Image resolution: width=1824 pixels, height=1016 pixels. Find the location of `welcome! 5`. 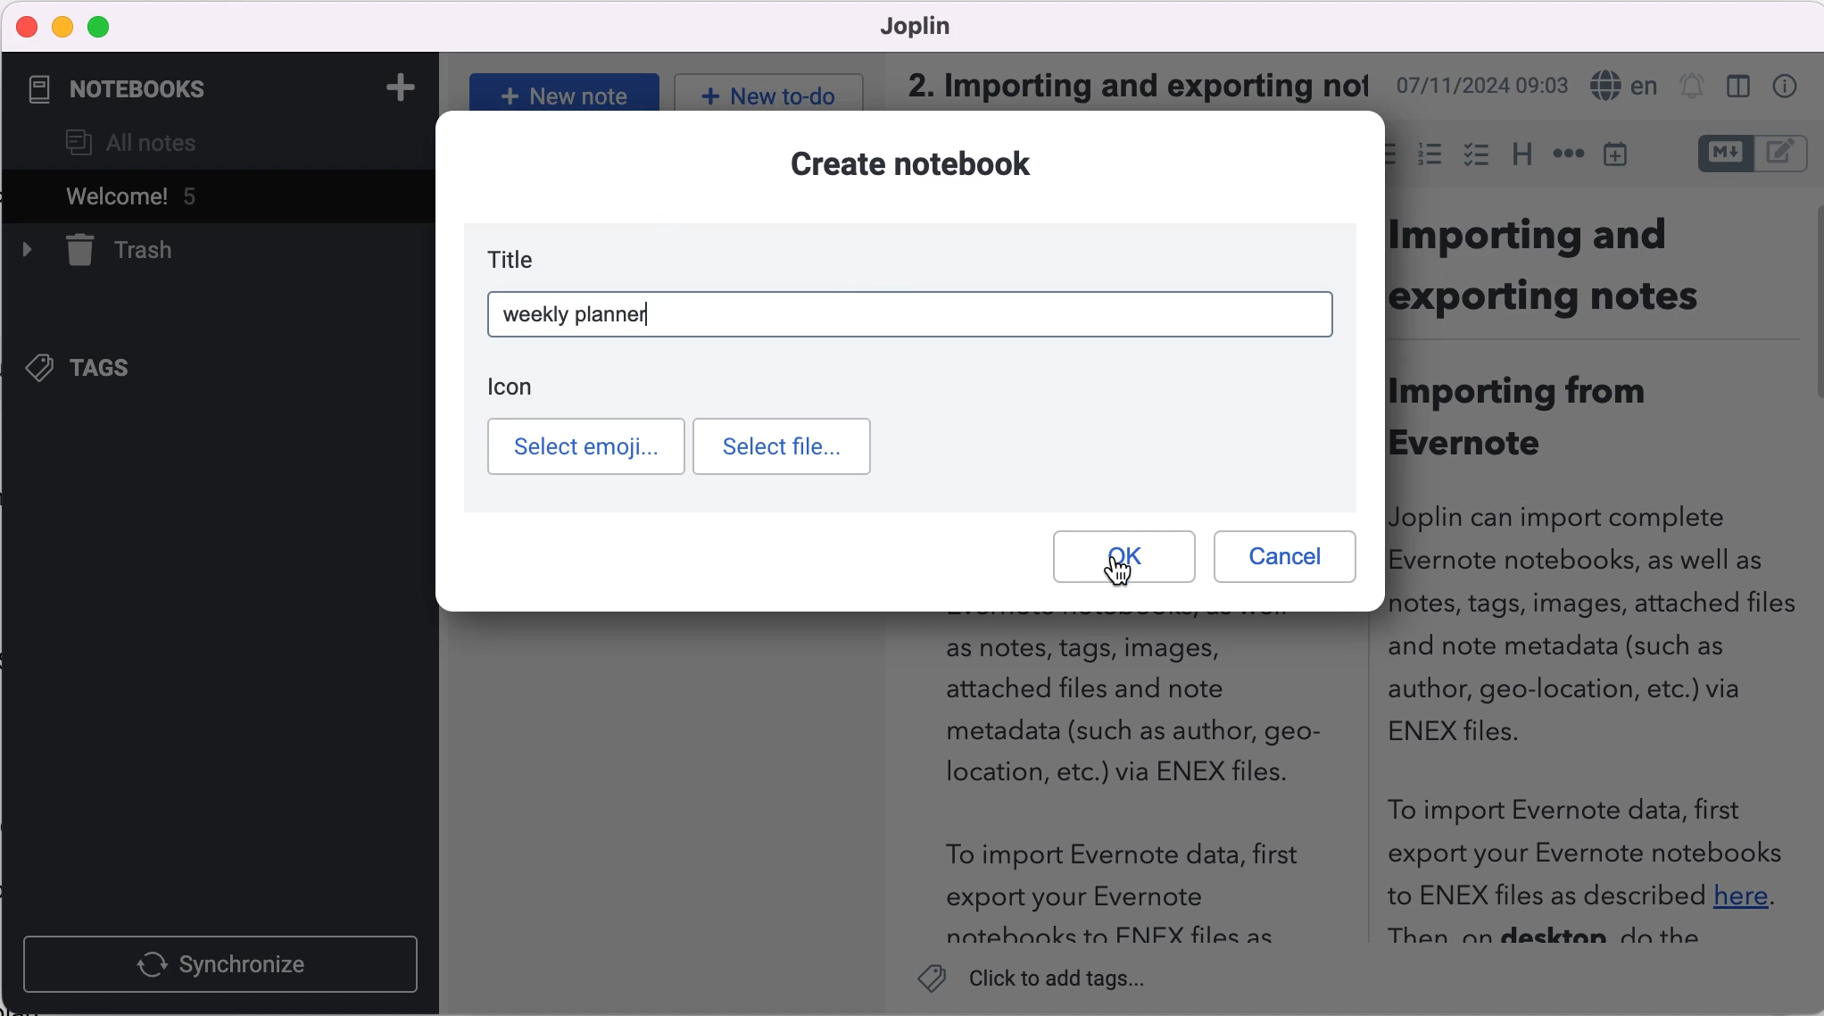

welcome! 5 is located at coordinates (161, 200).